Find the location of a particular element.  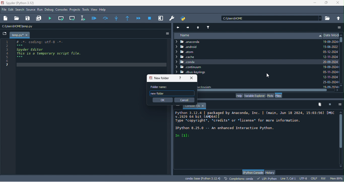

options is located at coordinates (340, 104).